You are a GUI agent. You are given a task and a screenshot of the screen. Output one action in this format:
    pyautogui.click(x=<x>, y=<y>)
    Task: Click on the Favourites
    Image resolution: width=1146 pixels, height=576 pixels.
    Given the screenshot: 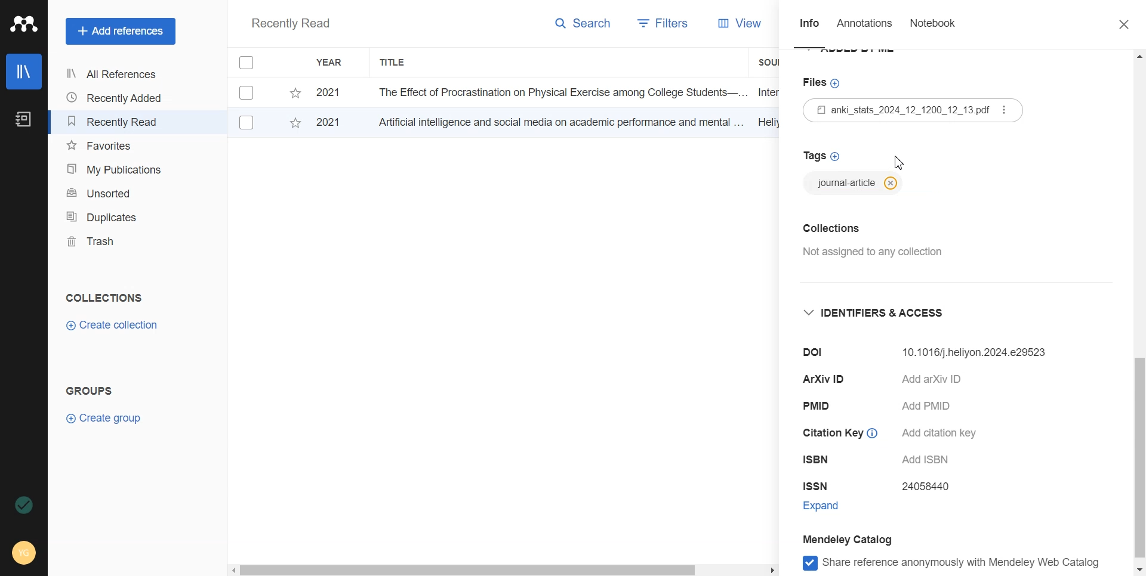 What is the action you would take?
    pyautogui.click(x=118, y=146)
    